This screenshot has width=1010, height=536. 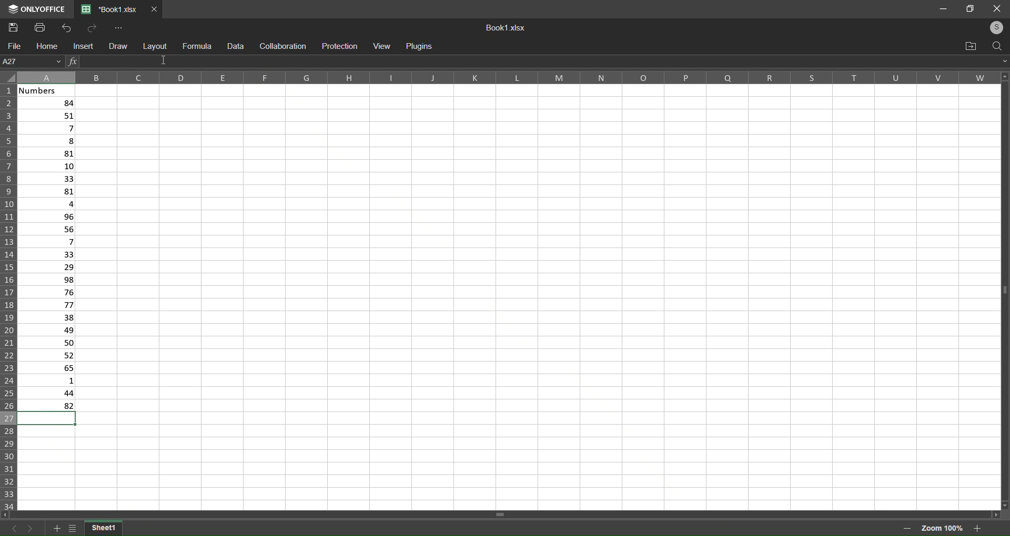 What do you see at coordinates (197, 45) in the screenshot?
I see `formula` at bounding box center [197, 45].